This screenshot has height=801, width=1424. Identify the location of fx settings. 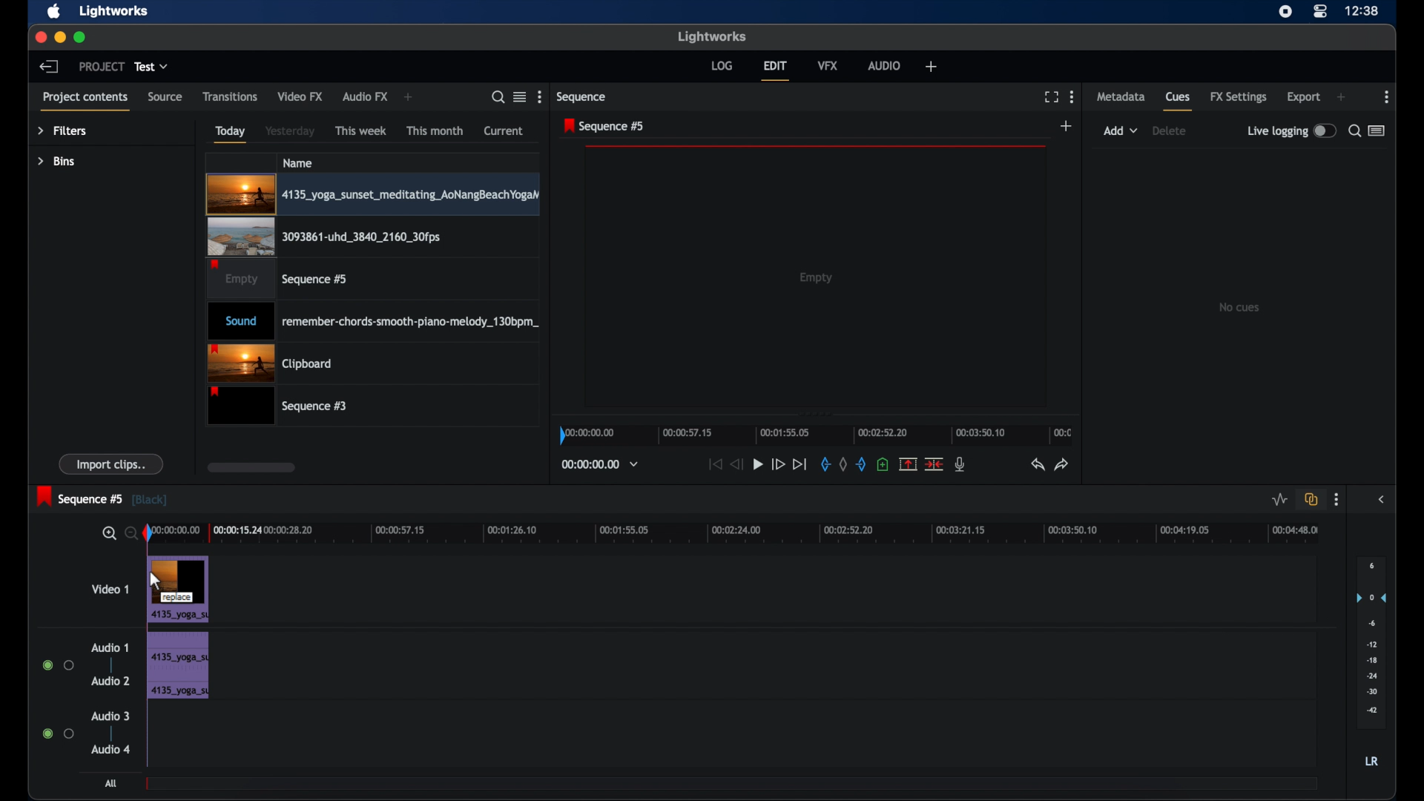
(1239, 97).